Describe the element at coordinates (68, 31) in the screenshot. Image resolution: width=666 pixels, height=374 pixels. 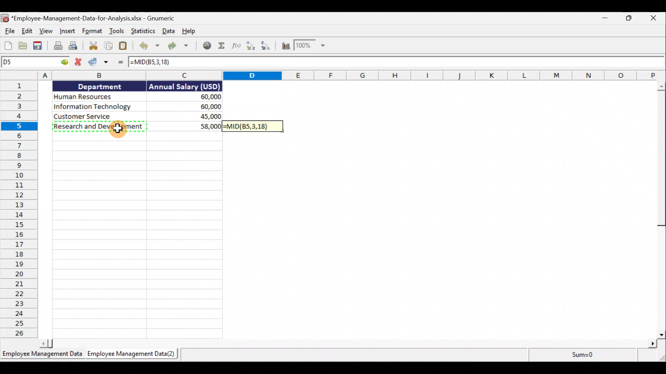
I see `Insert` at that location.